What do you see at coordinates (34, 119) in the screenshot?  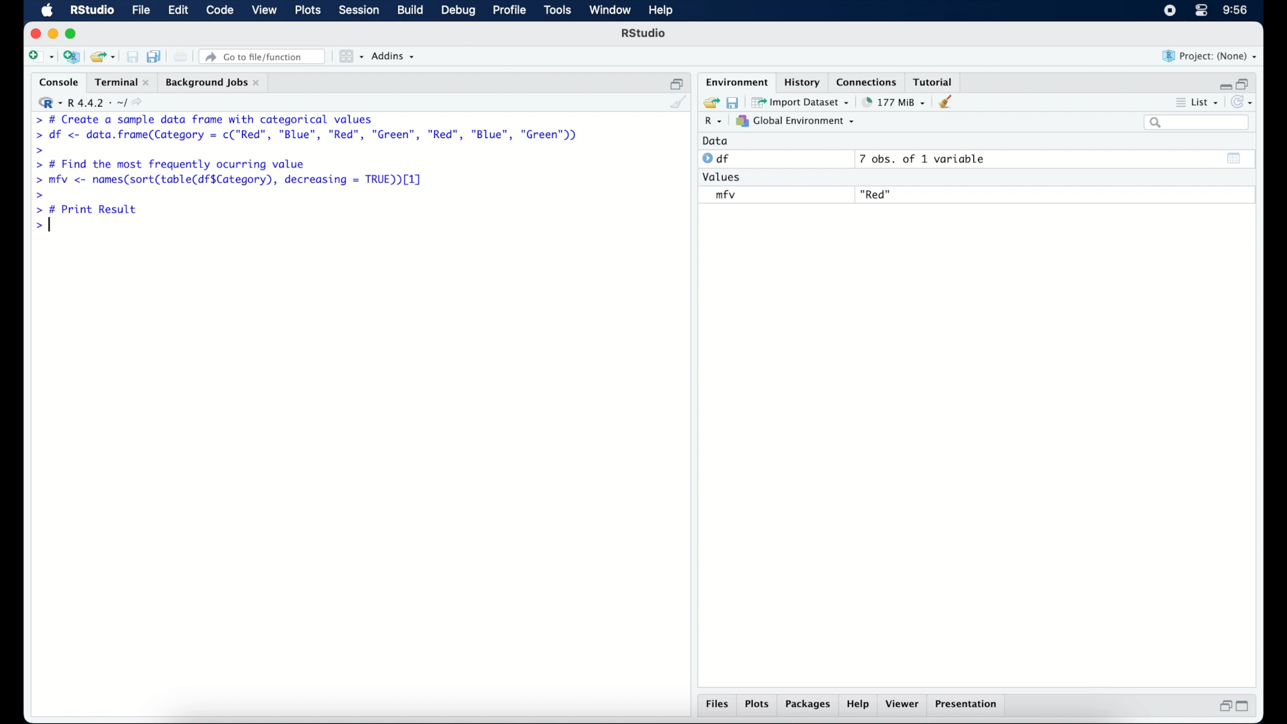 I see `command prompt` at bounding box center [34, 119].